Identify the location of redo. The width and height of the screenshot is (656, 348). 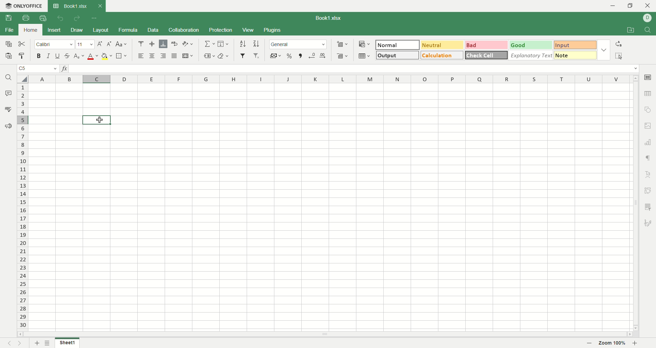
(77, 19).